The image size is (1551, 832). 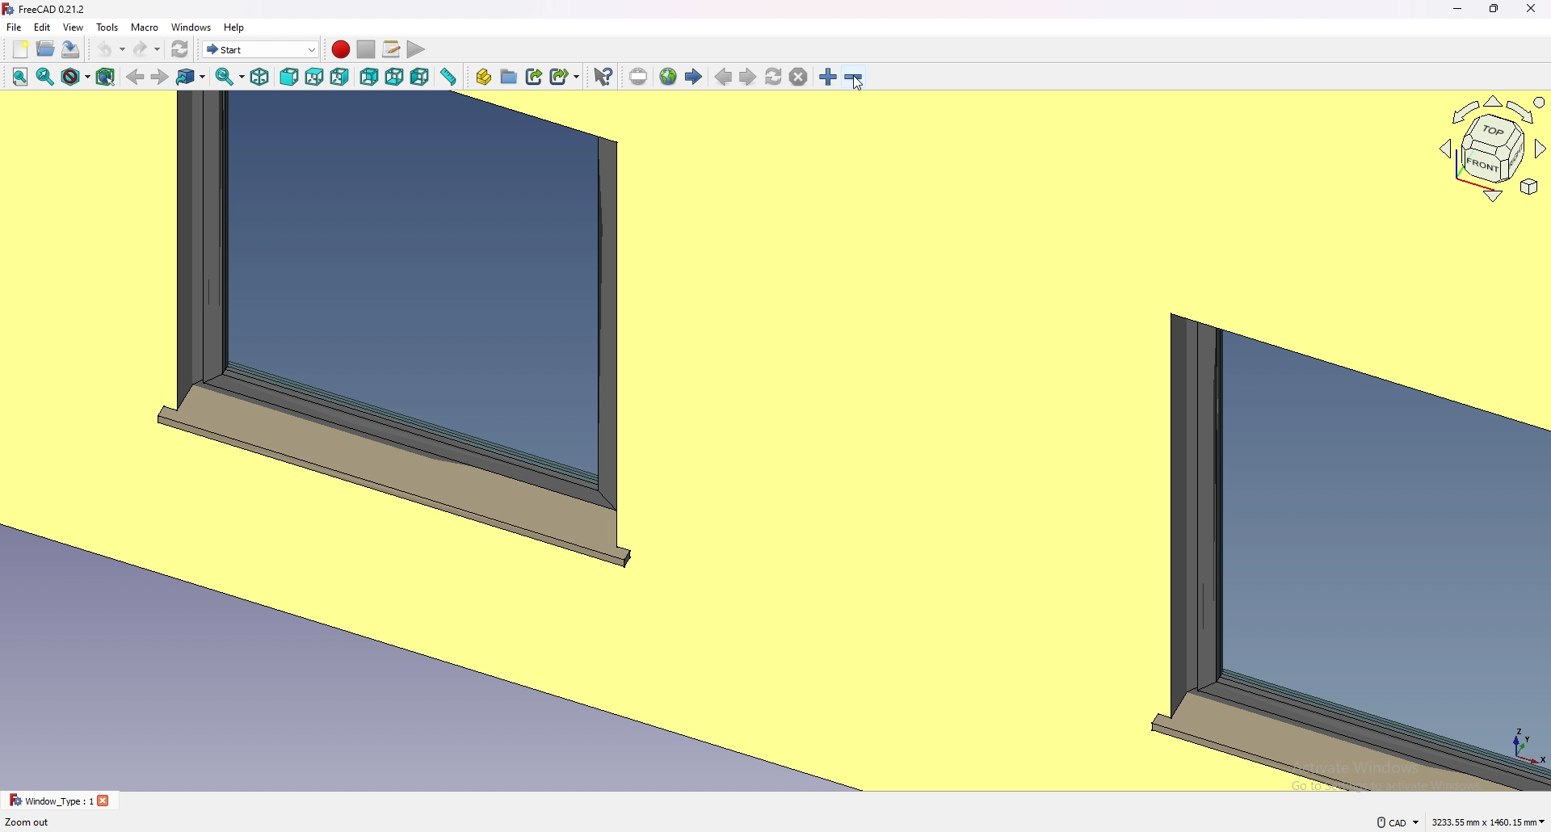 I want to click on set url, so click(x=638, y=78).